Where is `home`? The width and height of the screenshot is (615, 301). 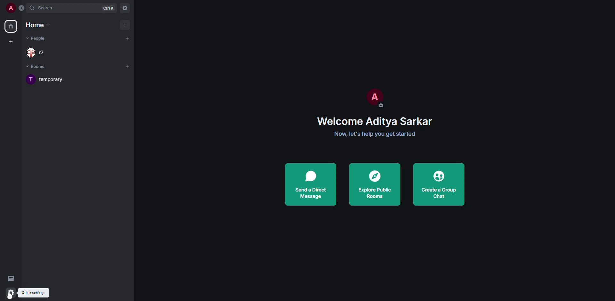
home is located at coordinates (39, 25).